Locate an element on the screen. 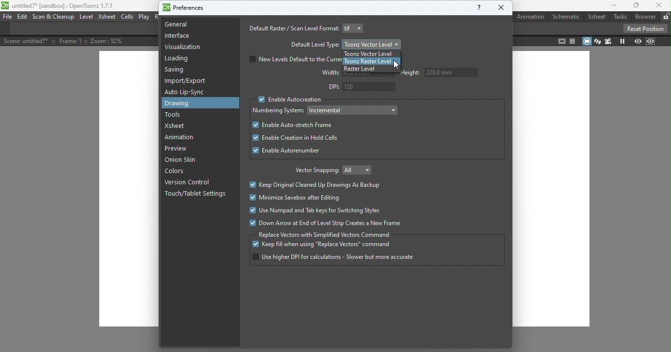 The width and height of the screenshot is (671, 352). Toonz vector level is located at coordinates (371, 53).